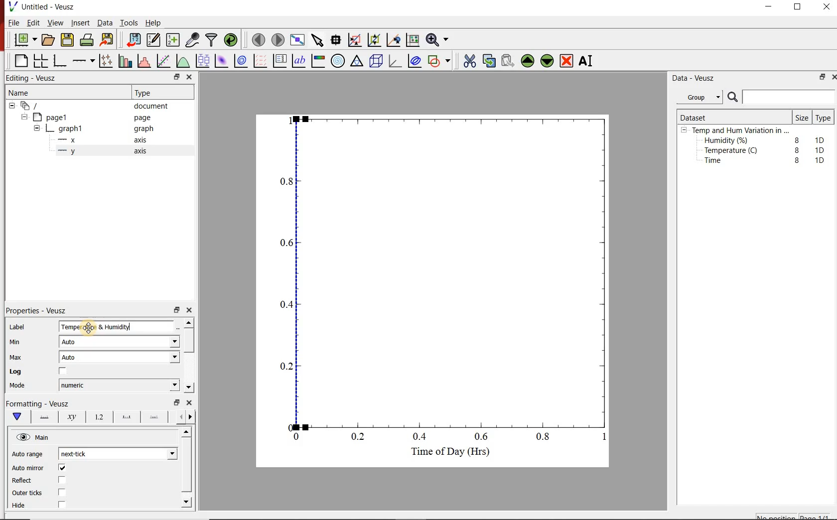 This screenshot has width=837, height=520. I want to click on Help, so click(154, 22).